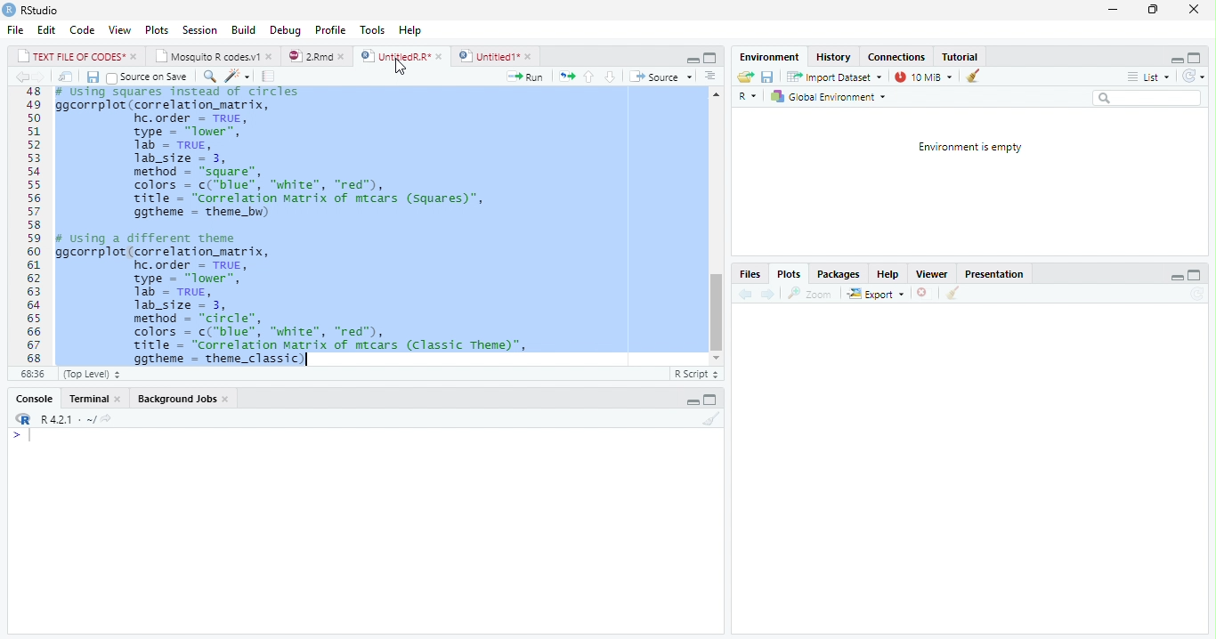  I want to click on  Run, so click(525, 77).